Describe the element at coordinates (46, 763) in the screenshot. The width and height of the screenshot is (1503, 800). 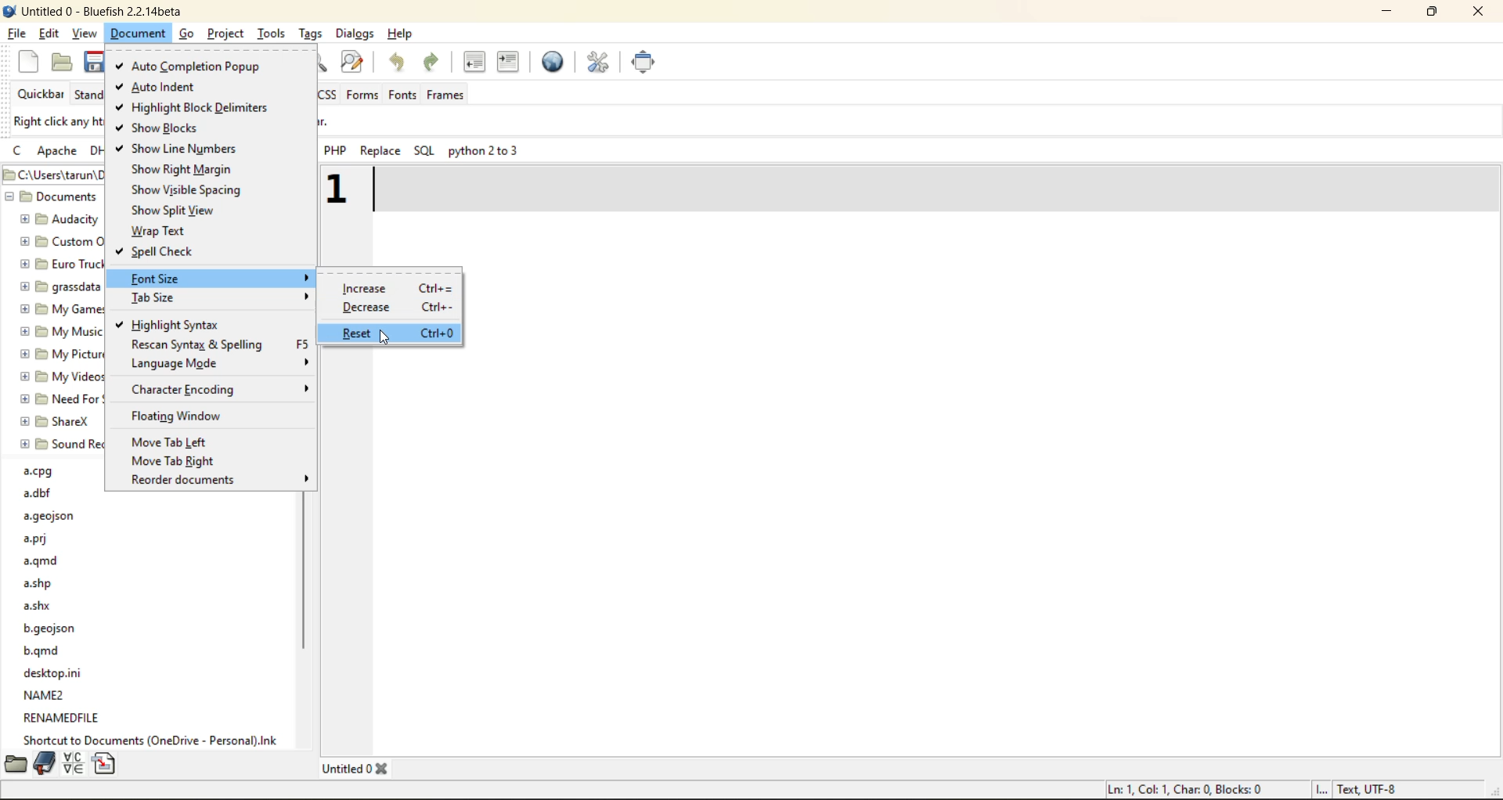
I see `bookmarks` at that location.